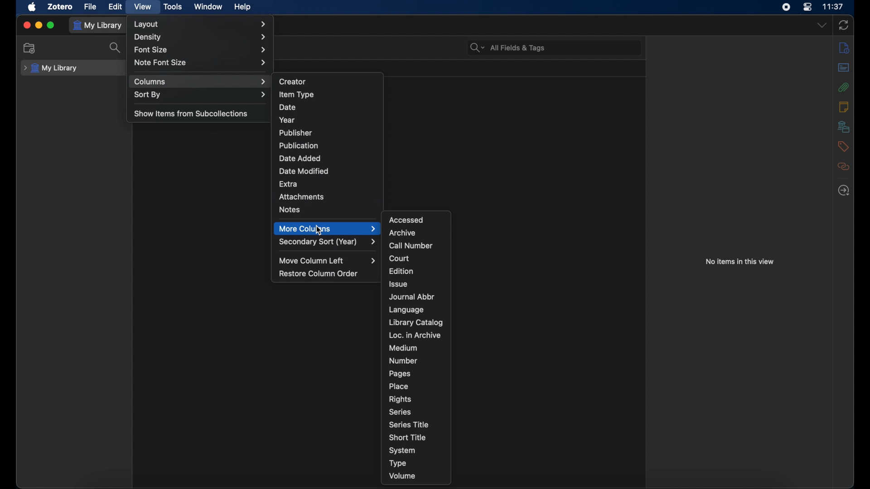 Image resolution: width=870 pixels, height=489 pixels. I want to click on item type, so click(297, 95).